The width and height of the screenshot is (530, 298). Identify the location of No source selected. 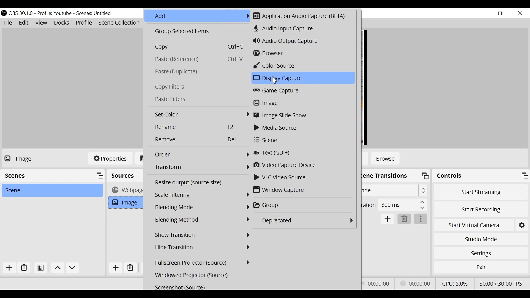
(29, 158).